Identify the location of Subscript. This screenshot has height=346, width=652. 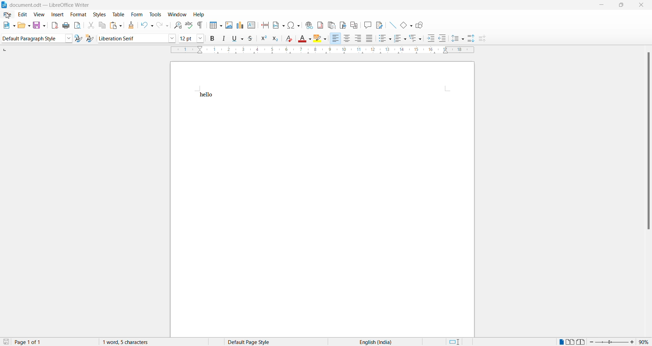
(274, 40).